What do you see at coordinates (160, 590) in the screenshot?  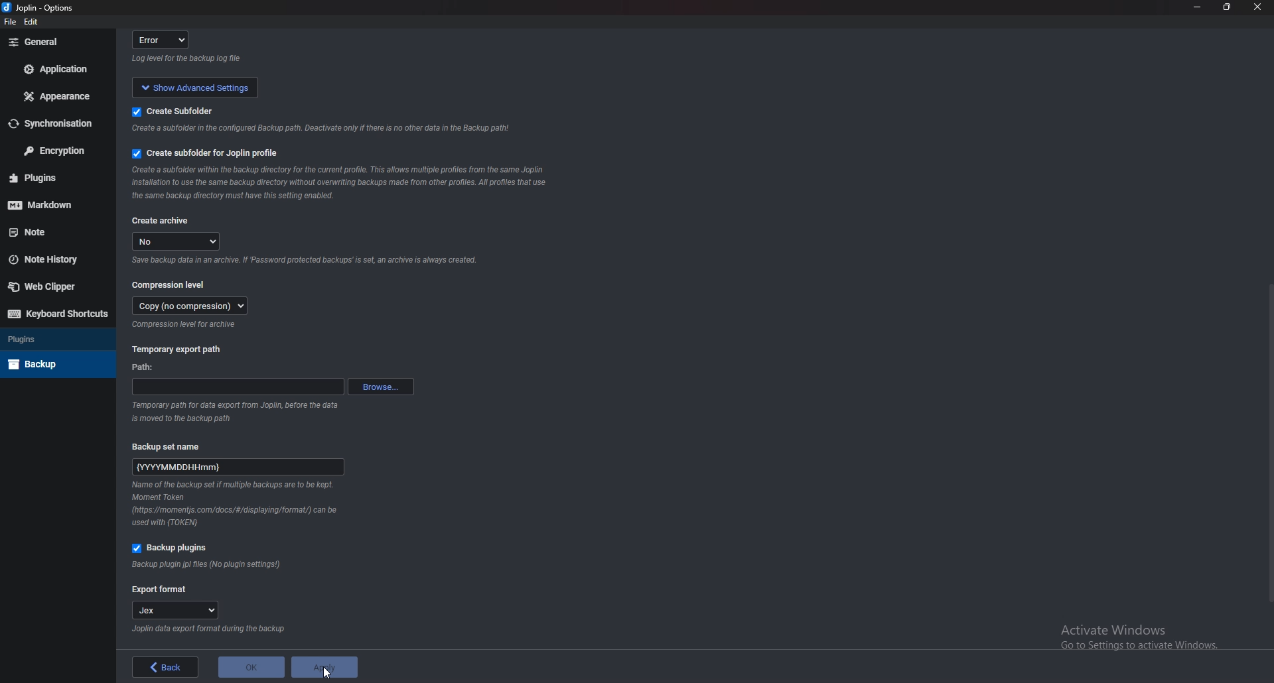 I see `Export format` at bounding box center [160, 590].